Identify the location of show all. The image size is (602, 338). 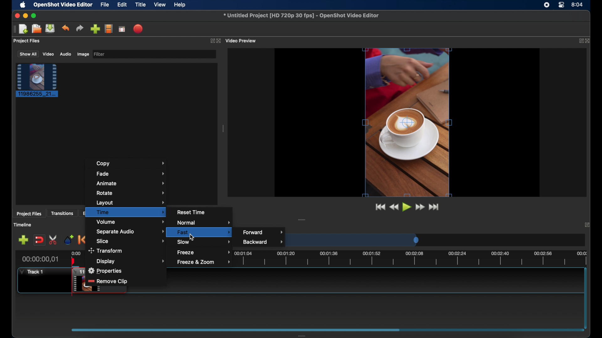
(28, 54).